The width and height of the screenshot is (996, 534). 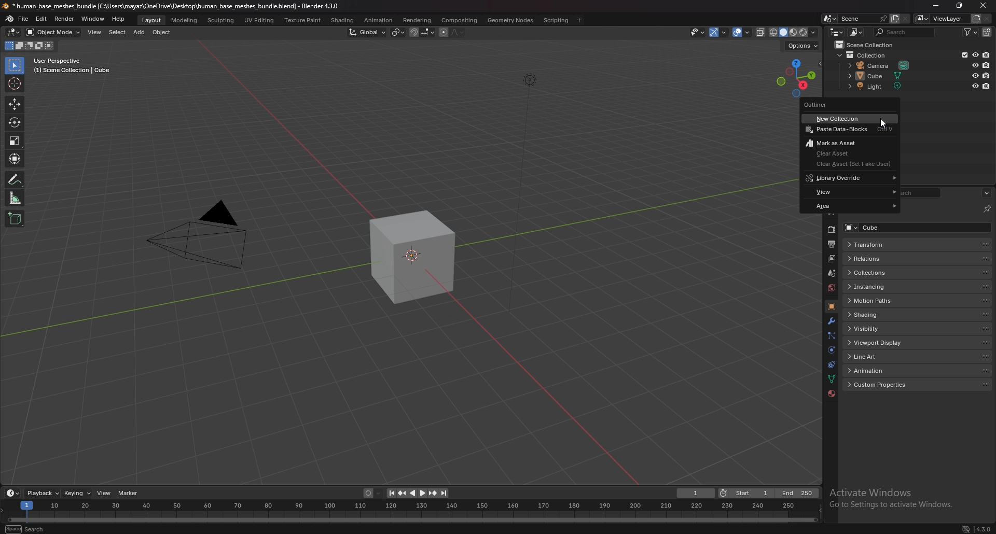 I want to click on lighting, so click(x=529, y=80).